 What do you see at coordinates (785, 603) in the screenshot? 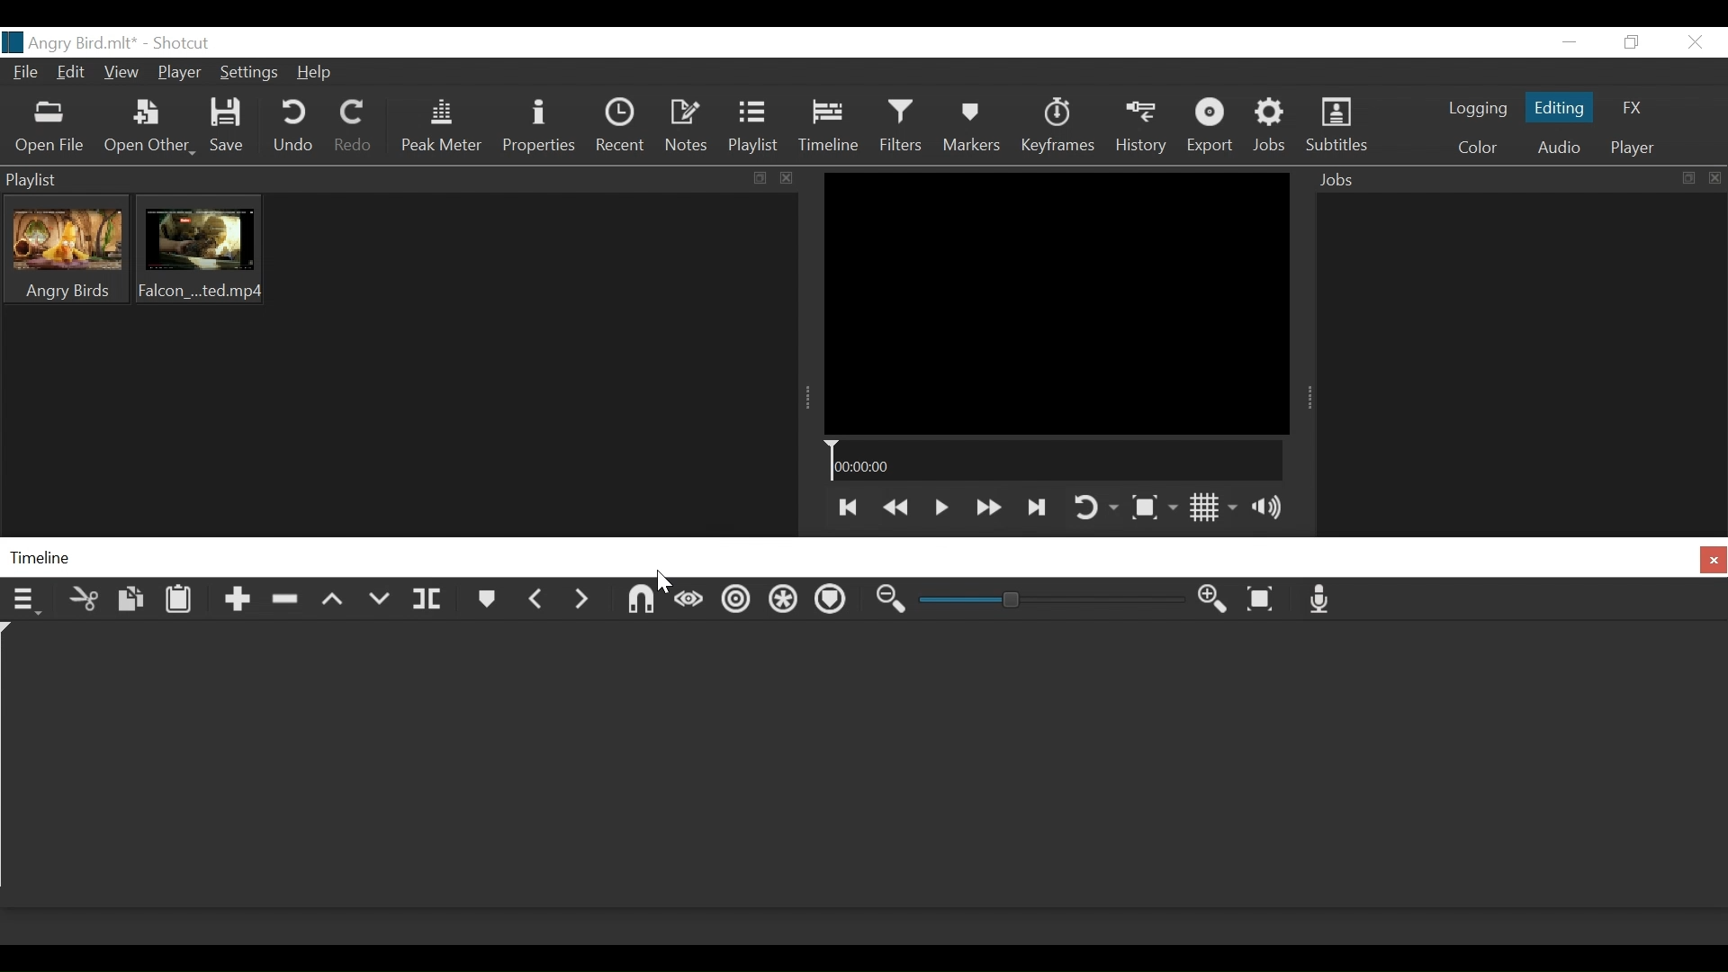
I see `Ripple all tracks` at bounding box center [785, 603].